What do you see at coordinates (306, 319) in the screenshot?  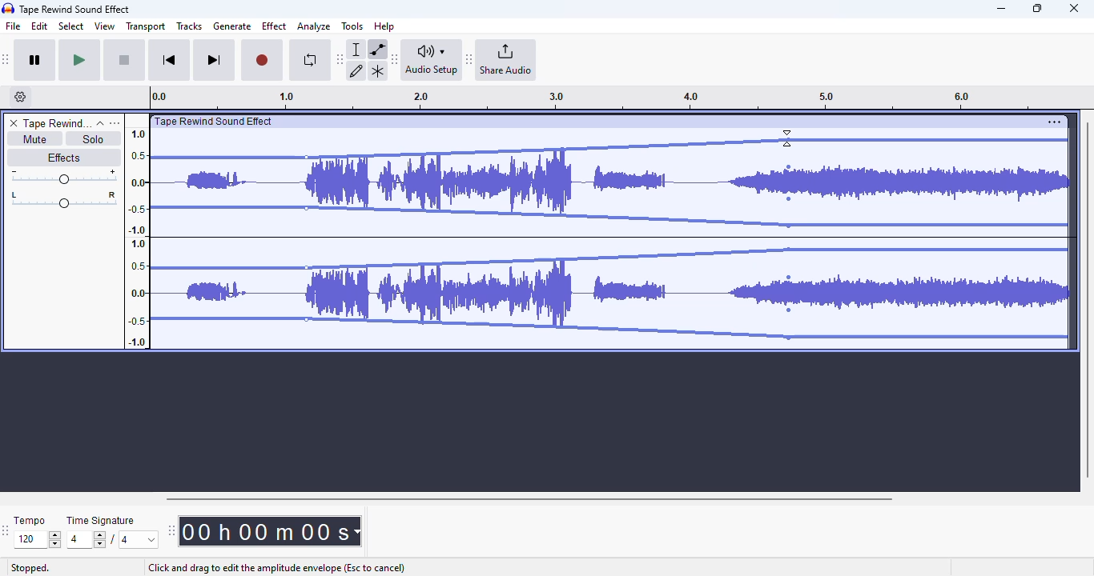 I see `control point` at bounding box center [306, 319].